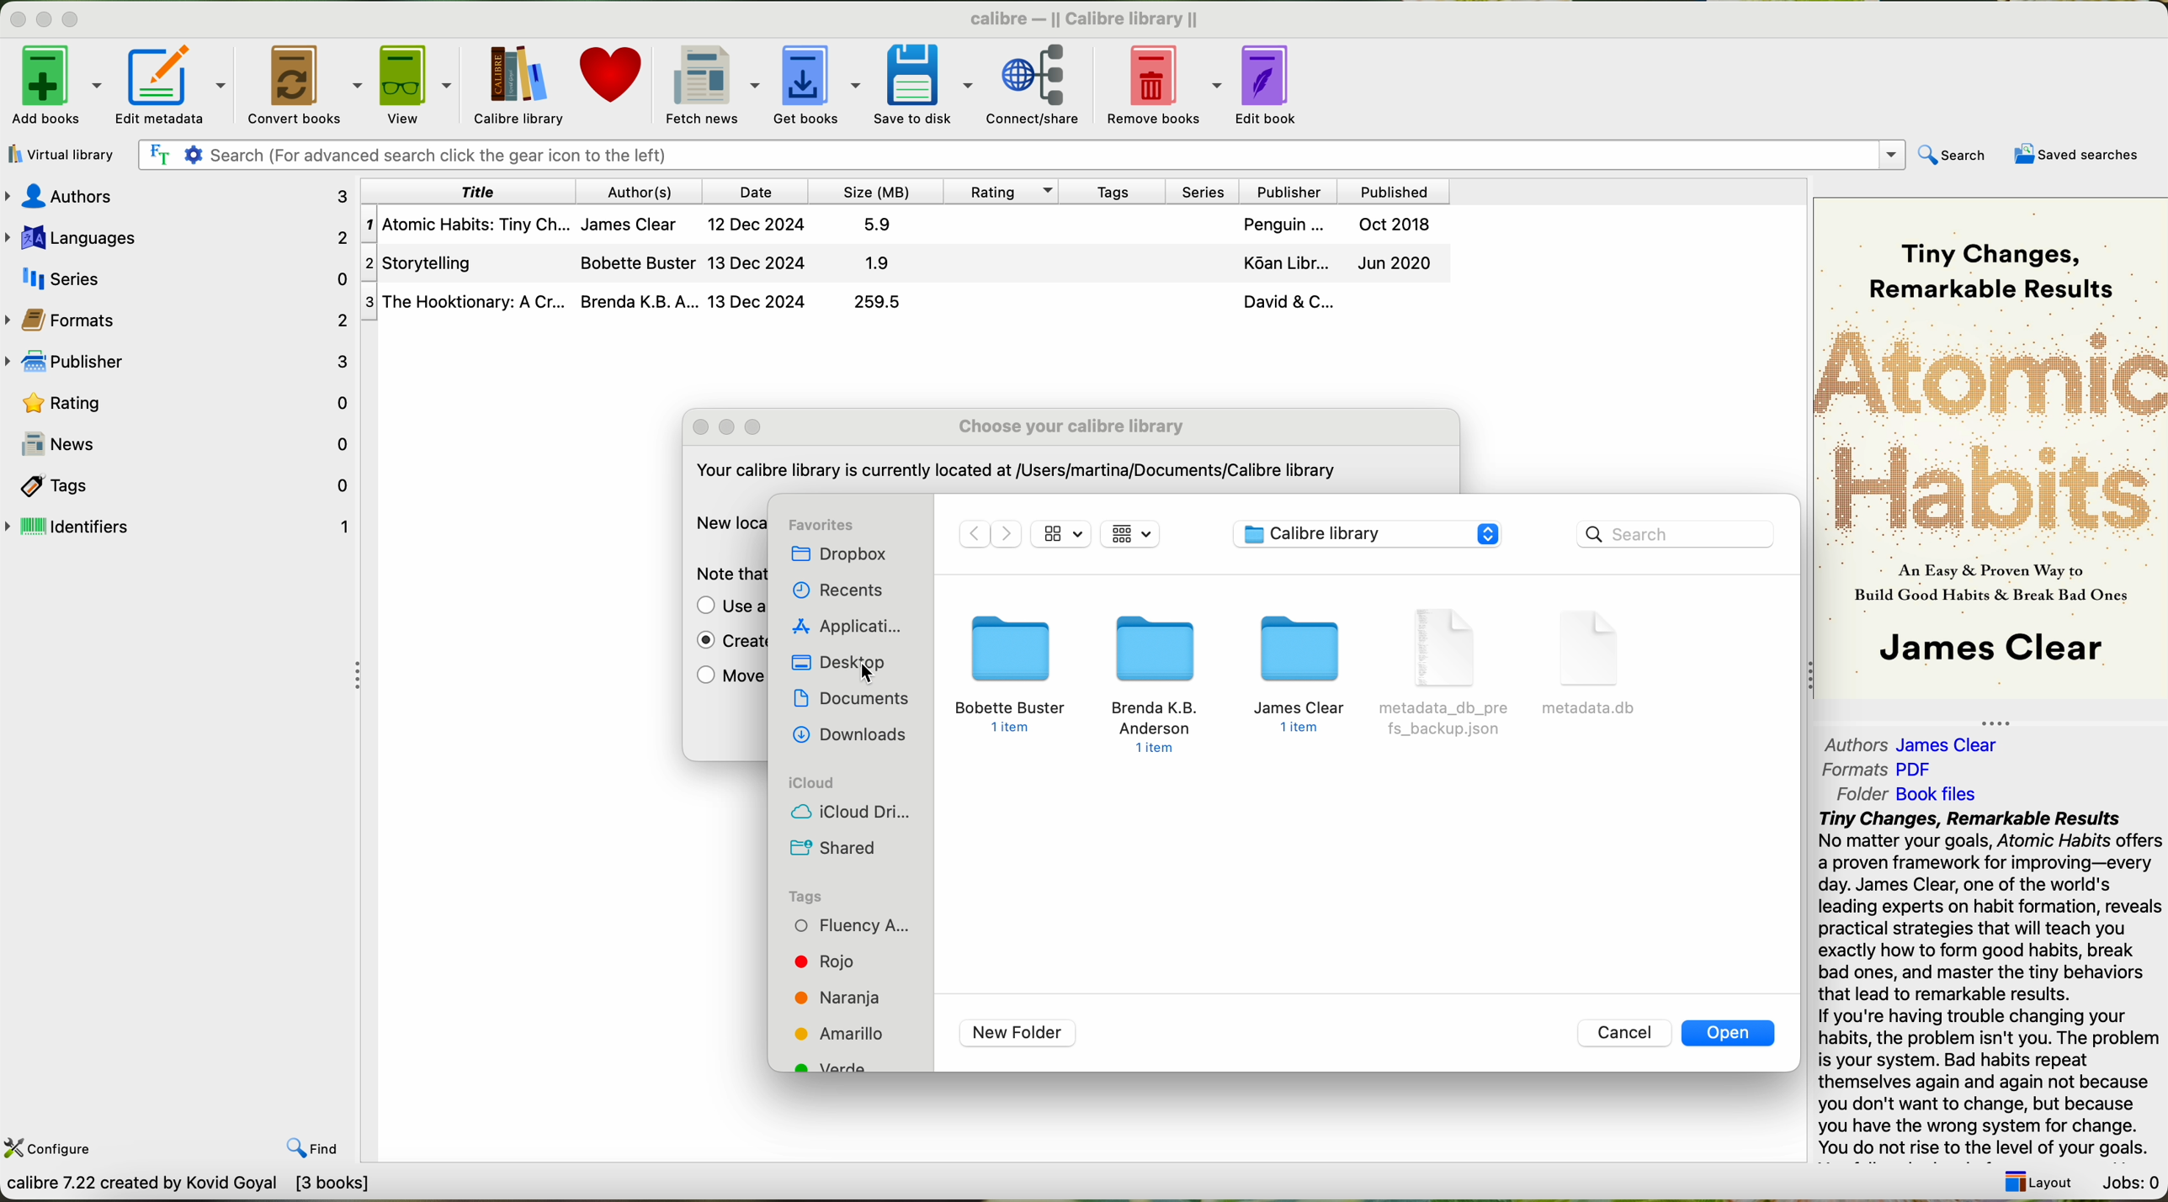 The image size is (2168, 1202). What do you see at coordinates (1158, 683) in the screenshot?
I see `folder` at bounding box center [1158, 683].